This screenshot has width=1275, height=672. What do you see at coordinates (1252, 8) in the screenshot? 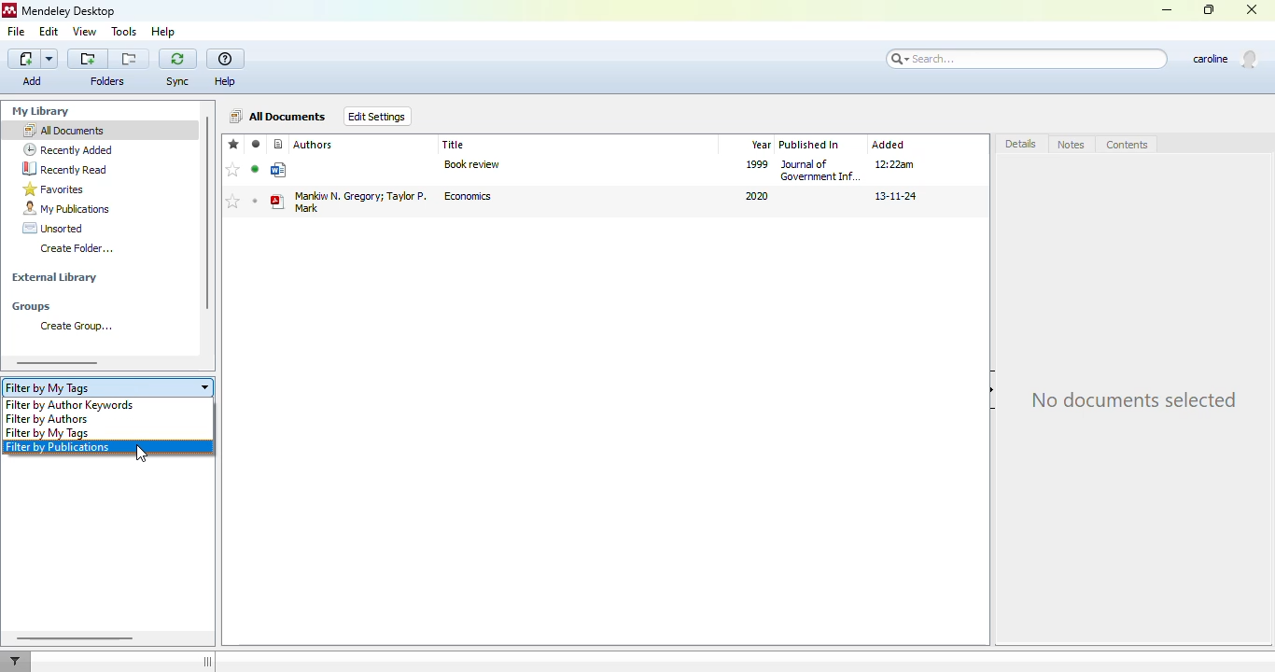
I see `close` at bounding box center [1252, 8].